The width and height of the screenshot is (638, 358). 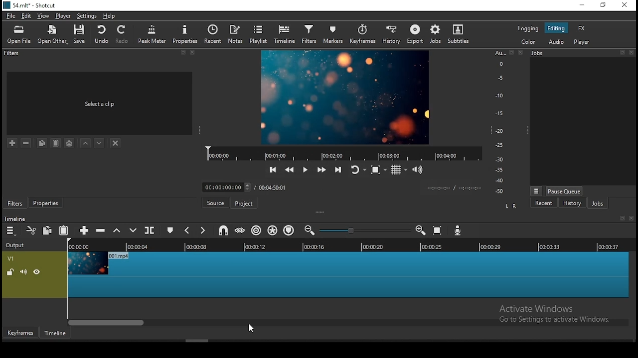 I want to click on ripple delete, so click(x=100, y=230).